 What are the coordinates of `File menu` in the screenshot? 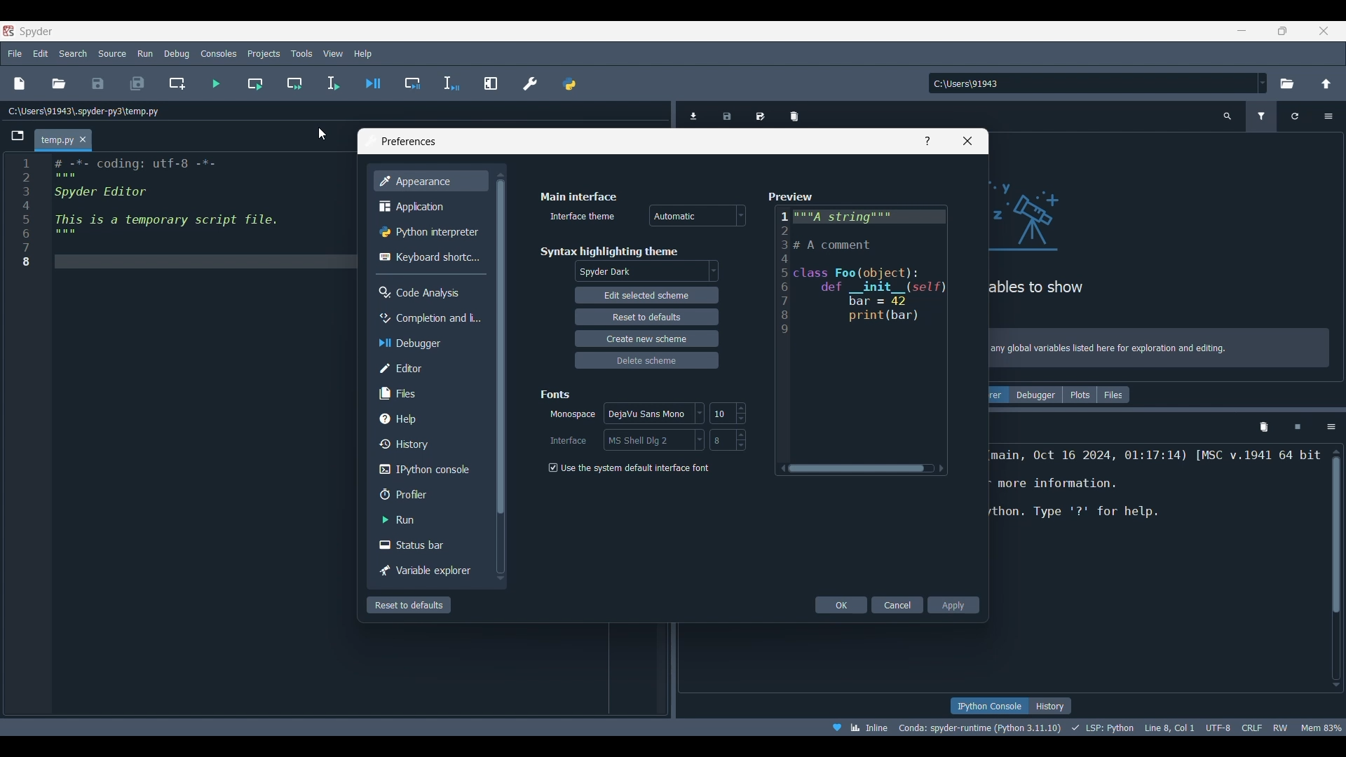 It's located at (15, 54).